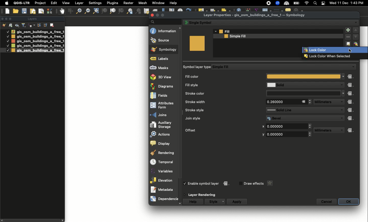 The image size is (368, 222). I want to click on Sort descending, so click(39, 25).